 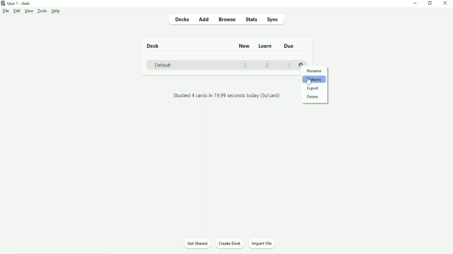 I want to click on Default, so click(x=163, y=65).